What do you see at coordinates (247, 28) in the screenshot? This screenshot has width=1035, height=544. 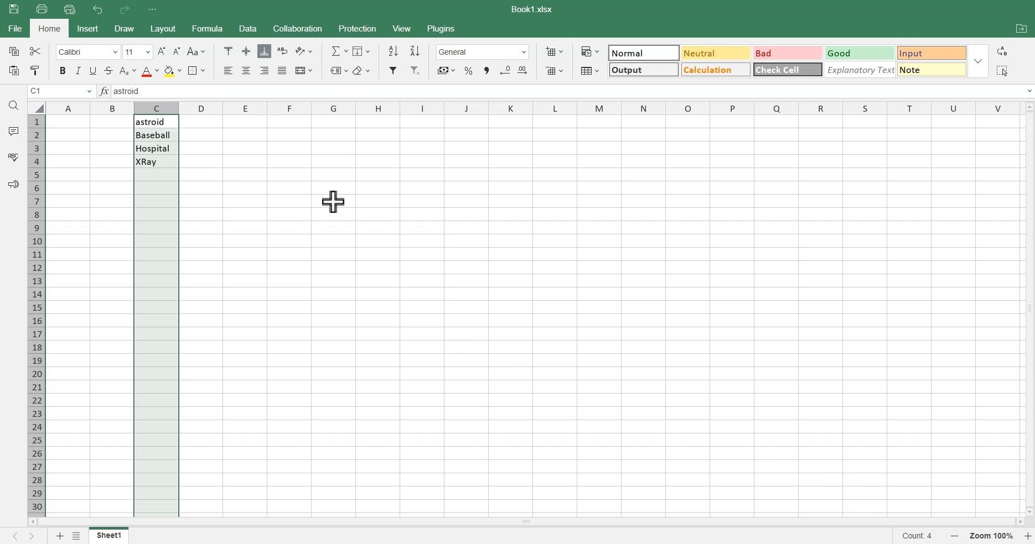 I see `Data` at bounding box center [247, 28].